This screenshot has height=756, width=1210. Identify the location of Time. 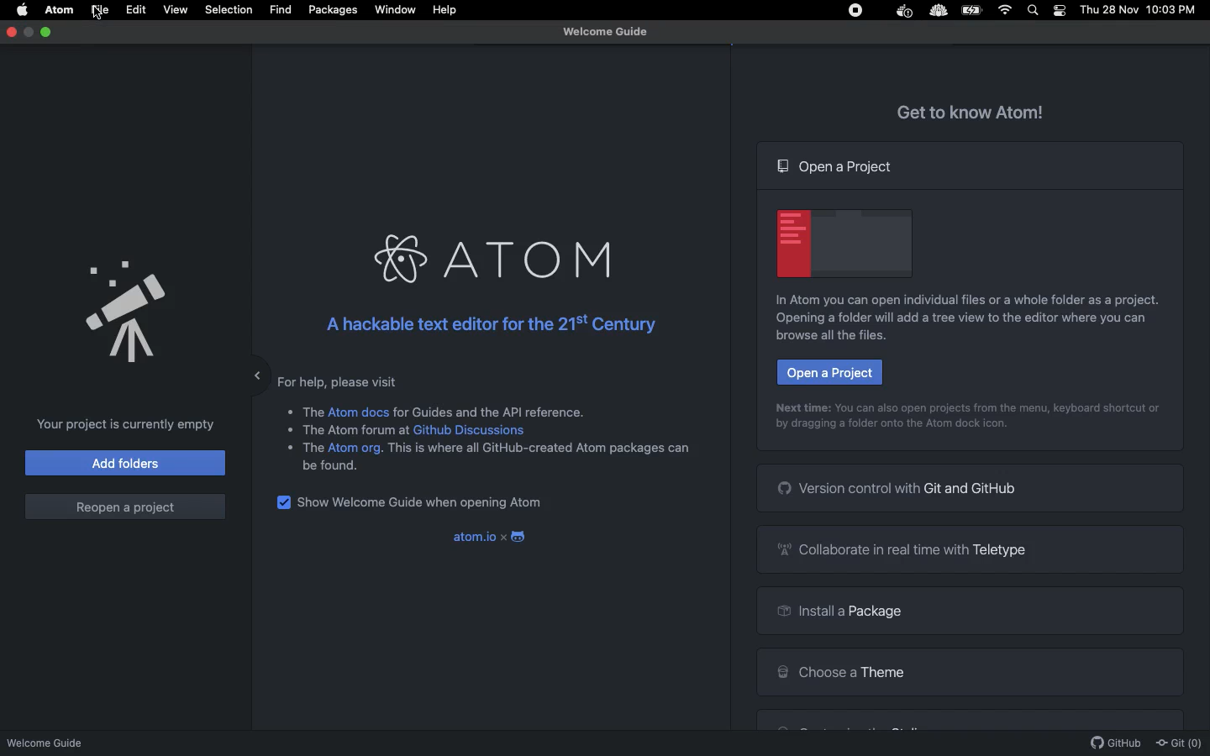
(1175, 11).